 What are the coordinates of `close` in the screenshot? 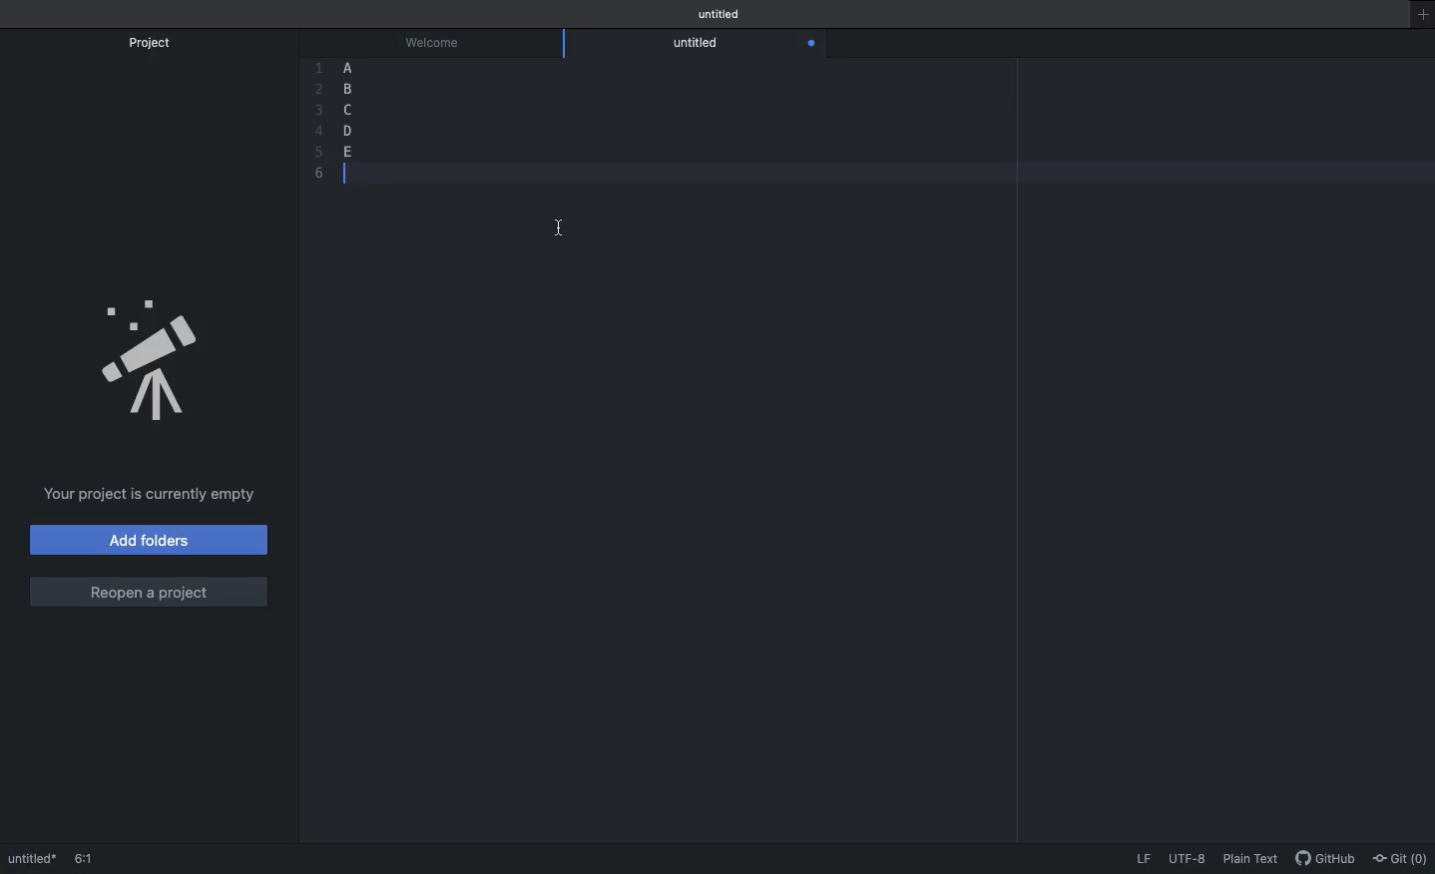 It's located at (811, 44).